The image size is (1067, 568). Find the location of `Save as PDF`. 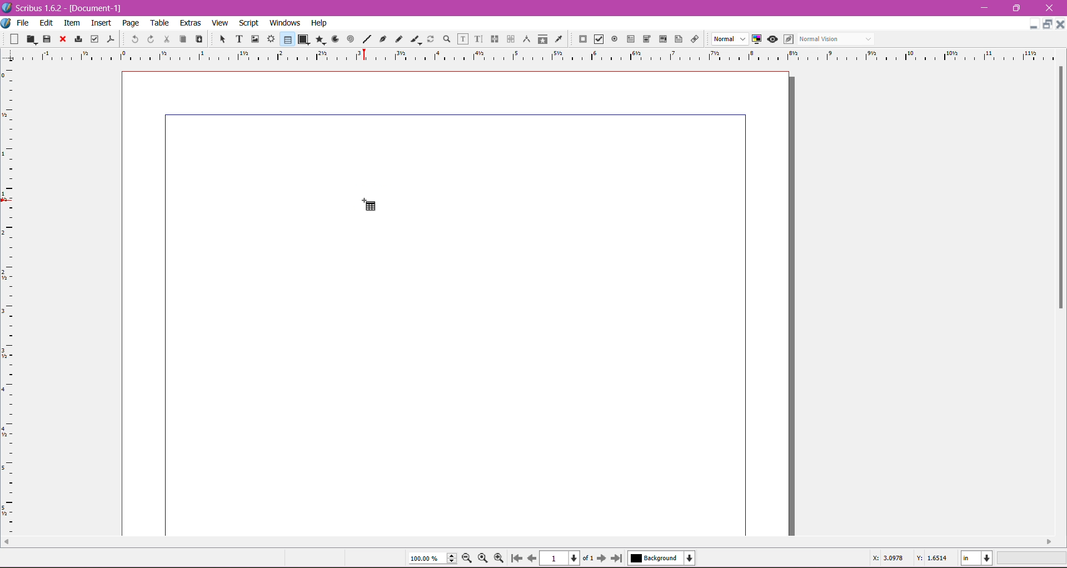

Save as PDF is located at coordinates (112, 37).